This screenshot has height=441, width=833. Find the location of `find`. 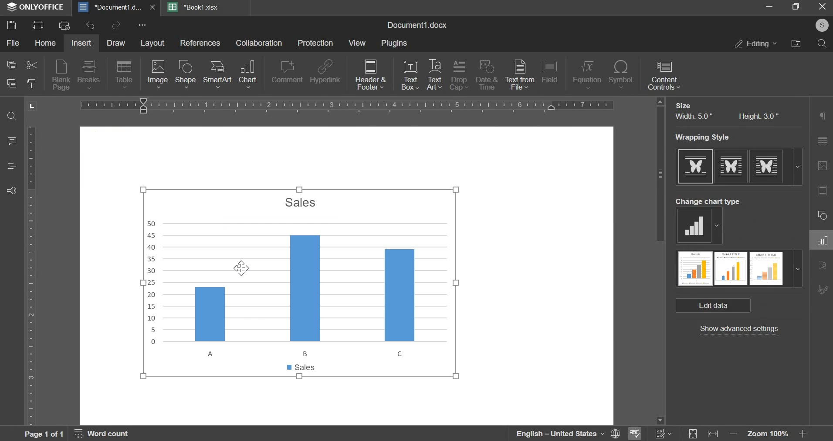

find is located at coordinates (11, 117).